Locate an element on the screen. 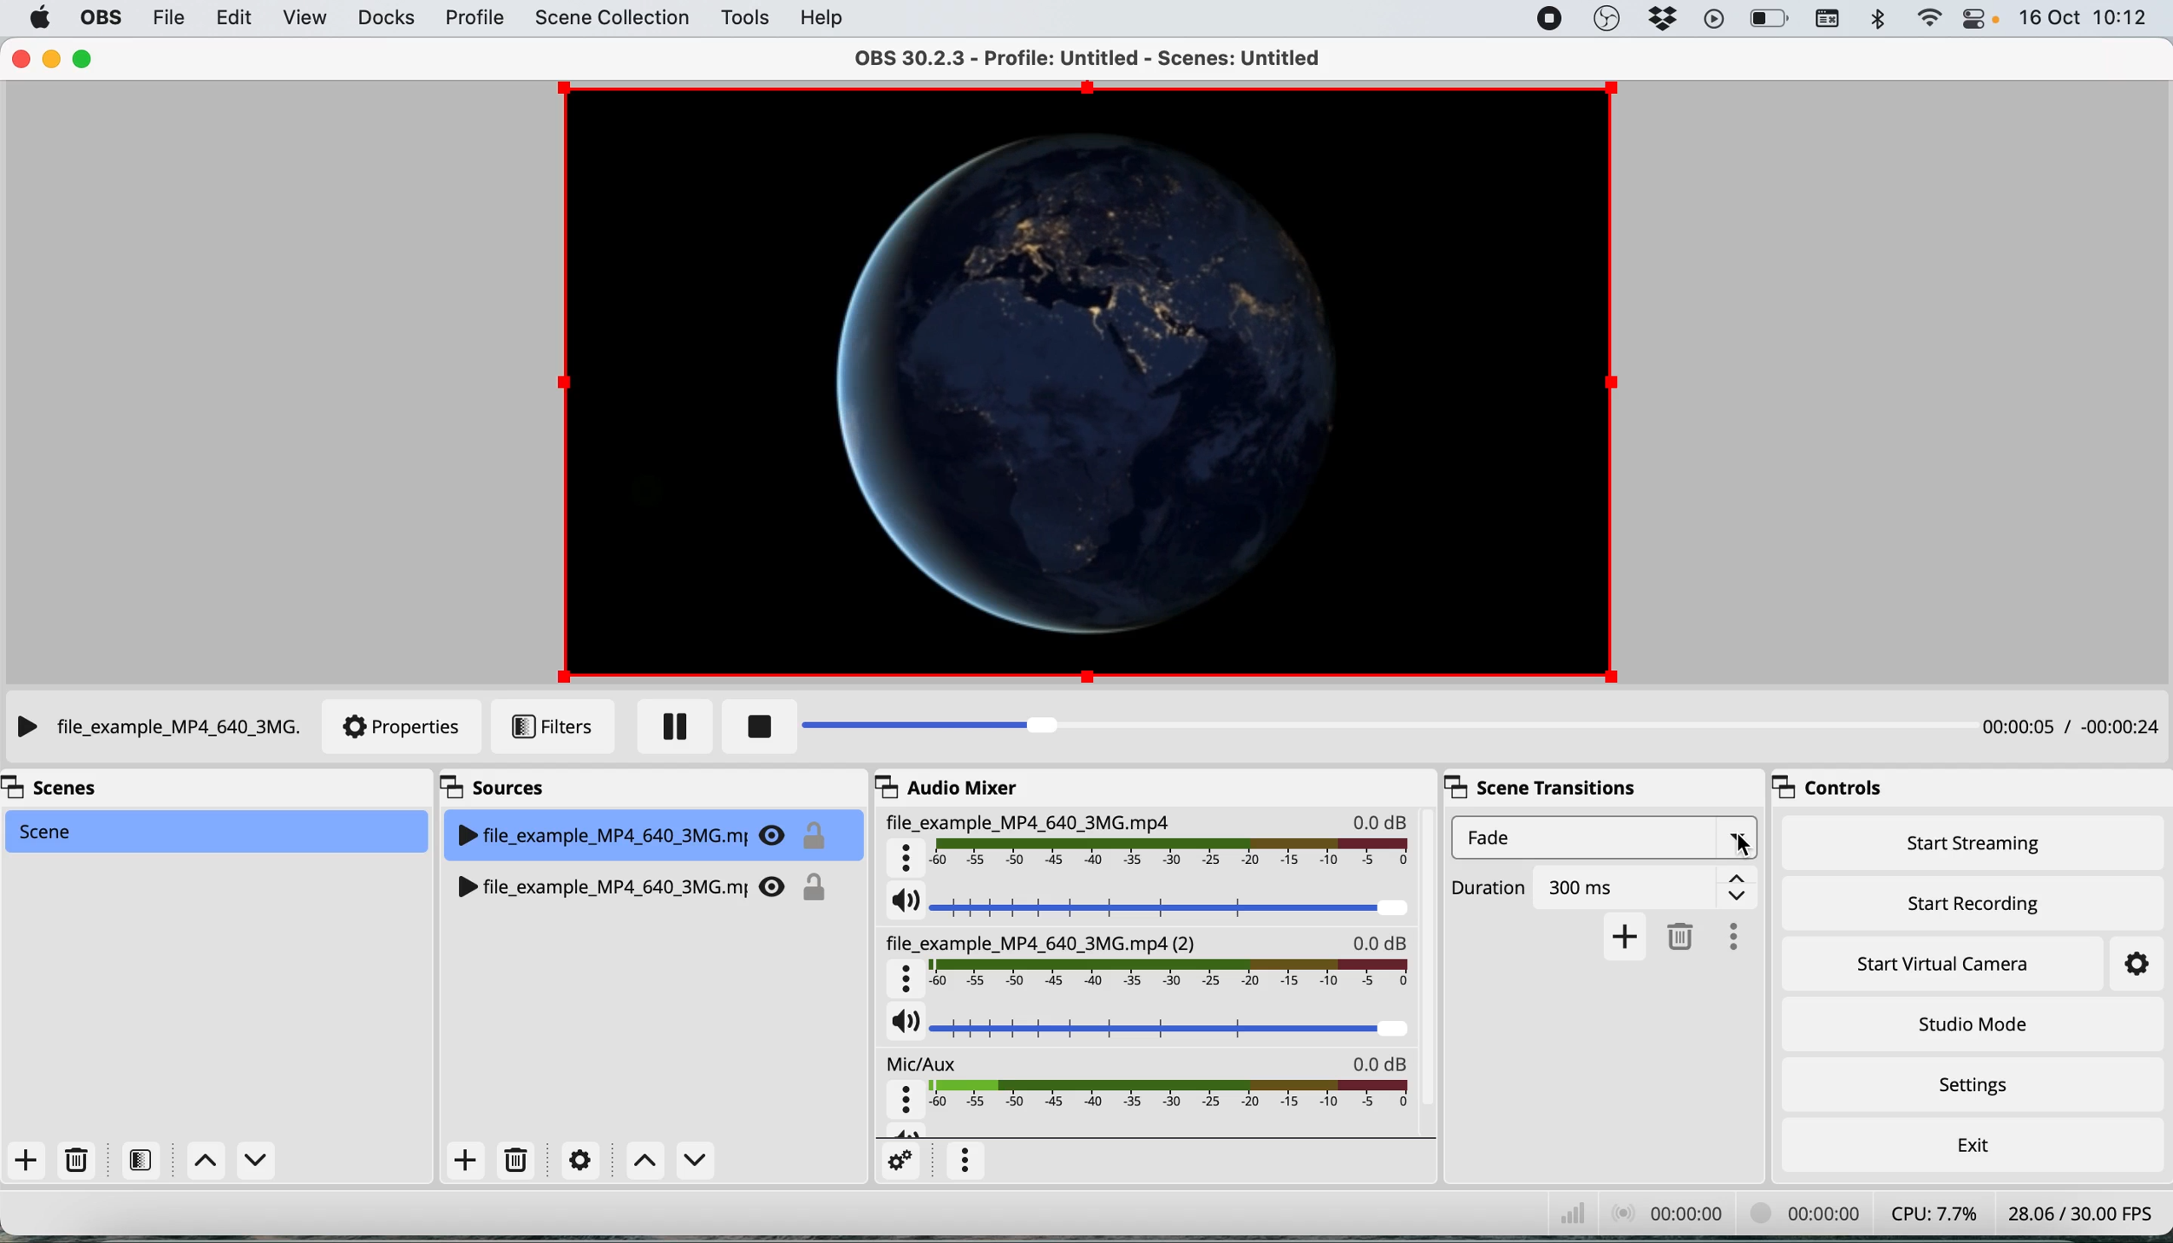 The image size is (2173, 1243). start virtual camera is located at coordinates (1948, 964).